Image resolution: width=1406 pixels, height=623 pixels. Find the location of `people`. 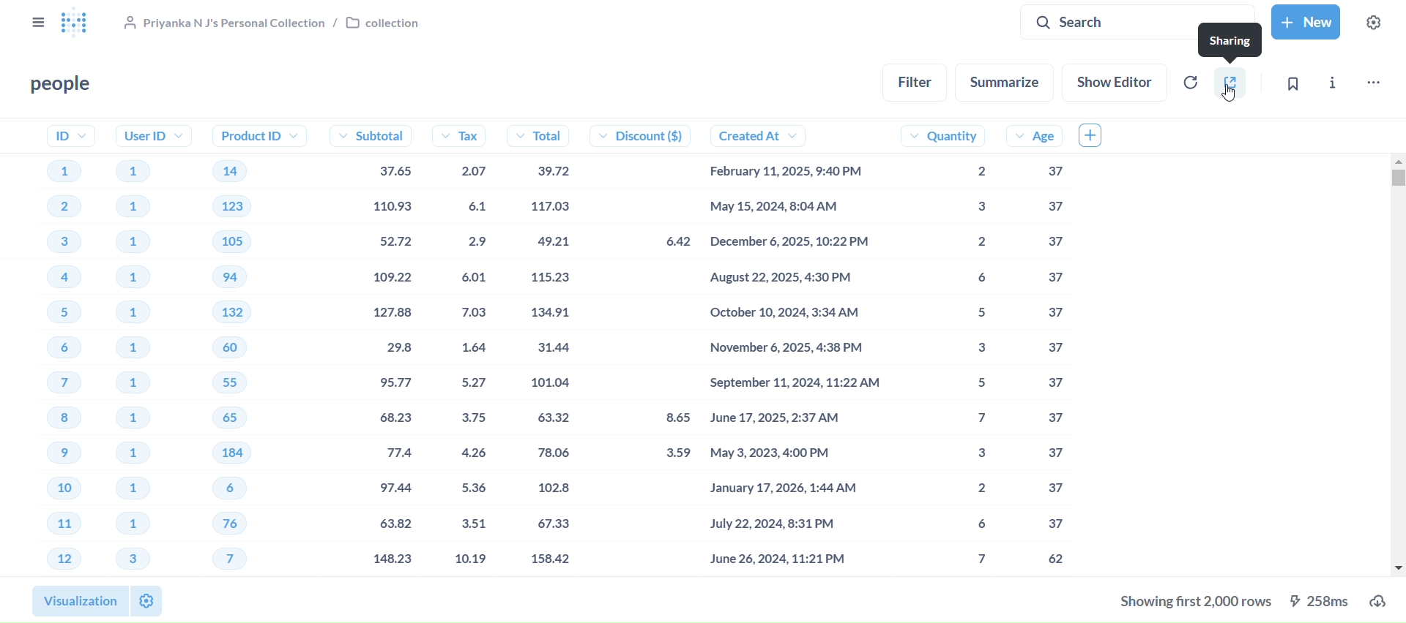

people is located at coordinates (62, 85).